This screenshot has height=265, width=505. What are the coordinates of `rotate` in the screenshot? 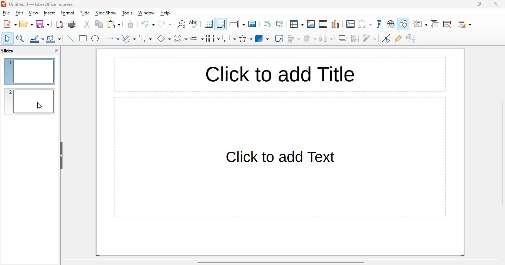 It's located at (279, 38).